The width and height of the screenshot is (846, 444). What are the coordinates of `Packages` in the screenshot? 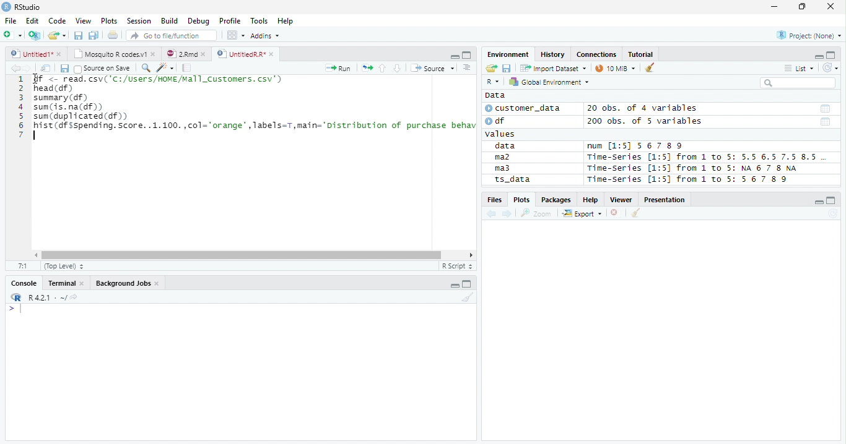 It's located at (556, 200).